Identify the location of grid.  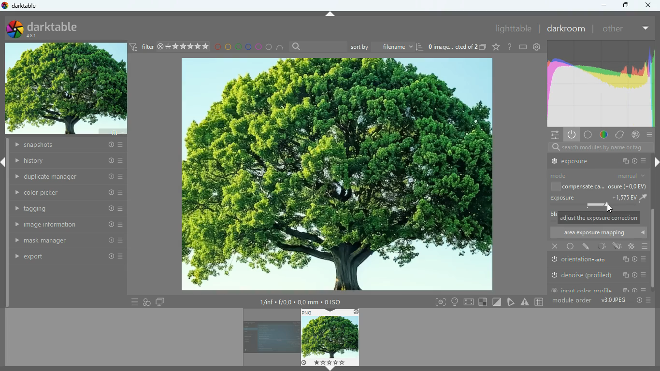
(539, 300).